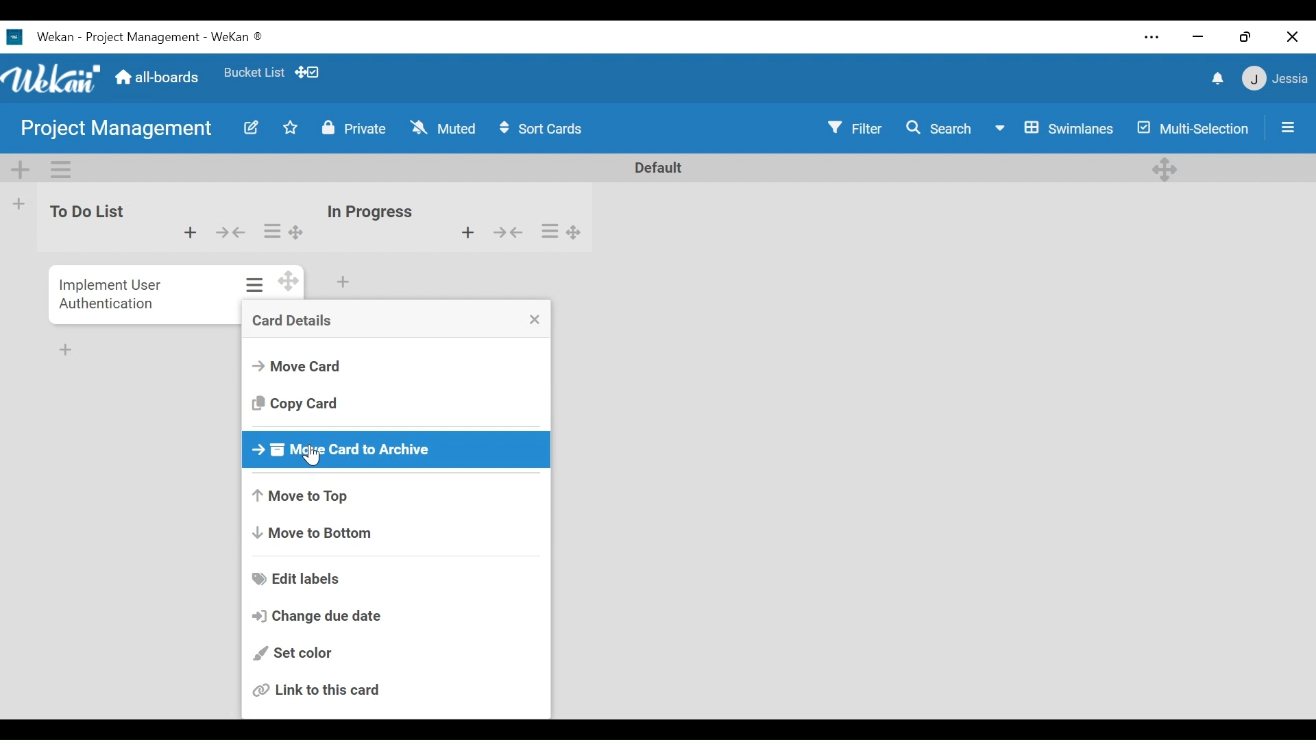  I want to click on inn progress, so click(371, 206).